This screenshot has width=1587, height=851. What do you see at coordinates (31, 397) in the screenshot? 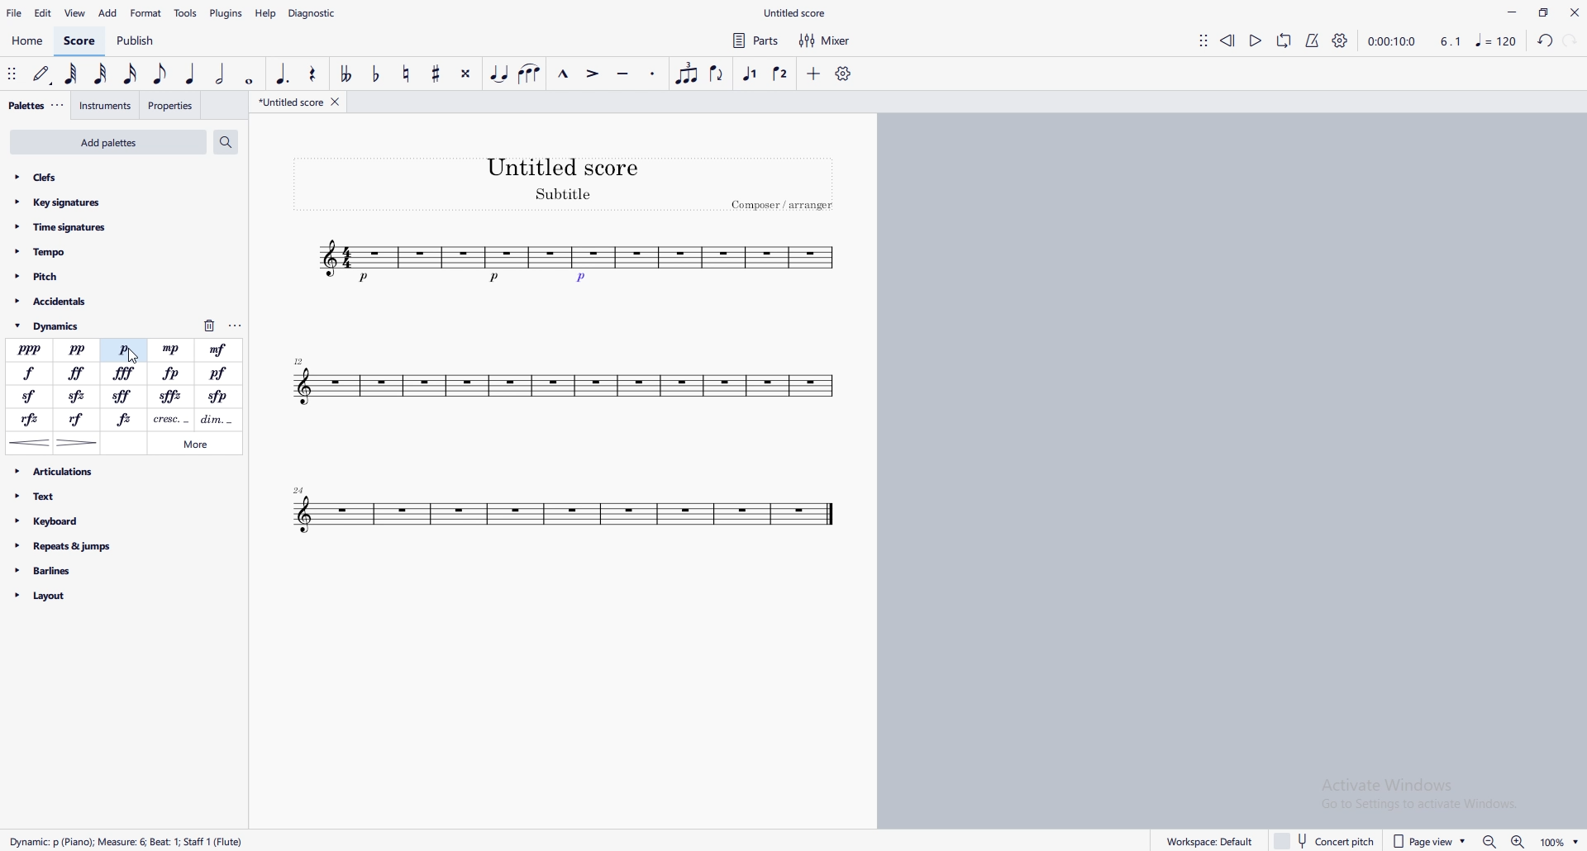
I see `sforzando` at bounding box center [31, 397].